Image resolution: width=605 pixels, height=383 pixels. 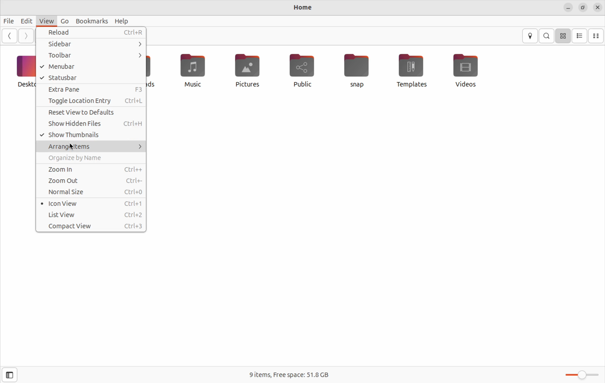 I want to click on compact view, so click(x=597, y=36).